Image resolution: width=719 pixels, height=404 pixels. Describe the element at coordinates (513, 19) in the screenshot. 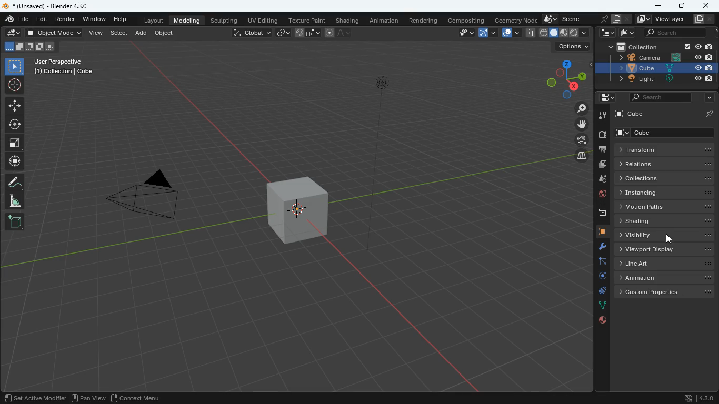

I see `geometry node` at that location.